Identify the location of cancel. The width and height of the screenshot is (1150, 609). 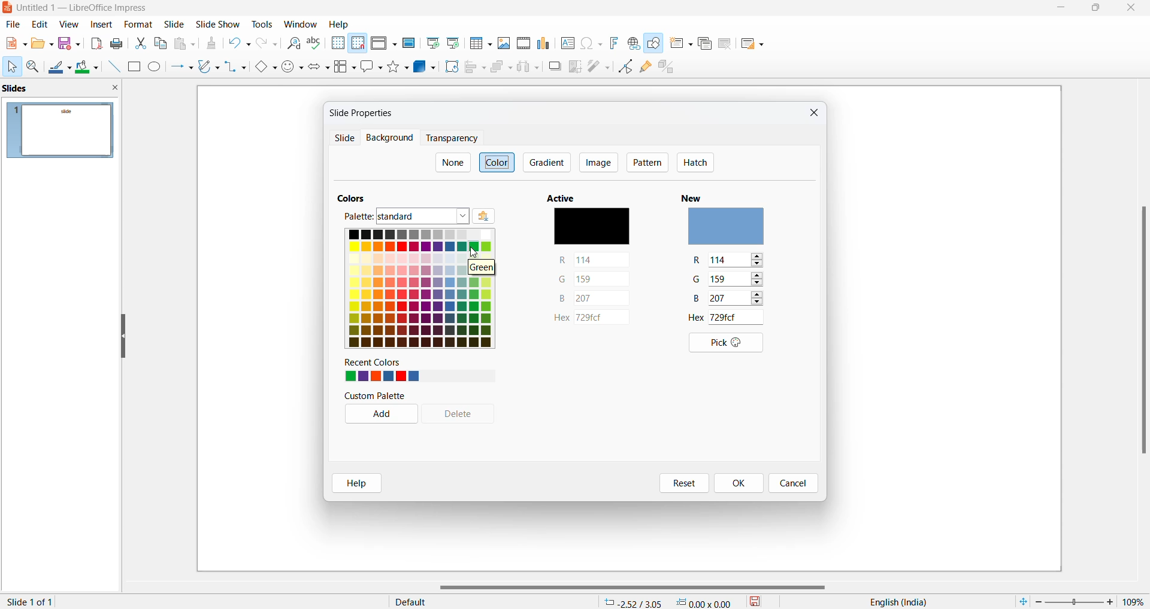
(793, 484).